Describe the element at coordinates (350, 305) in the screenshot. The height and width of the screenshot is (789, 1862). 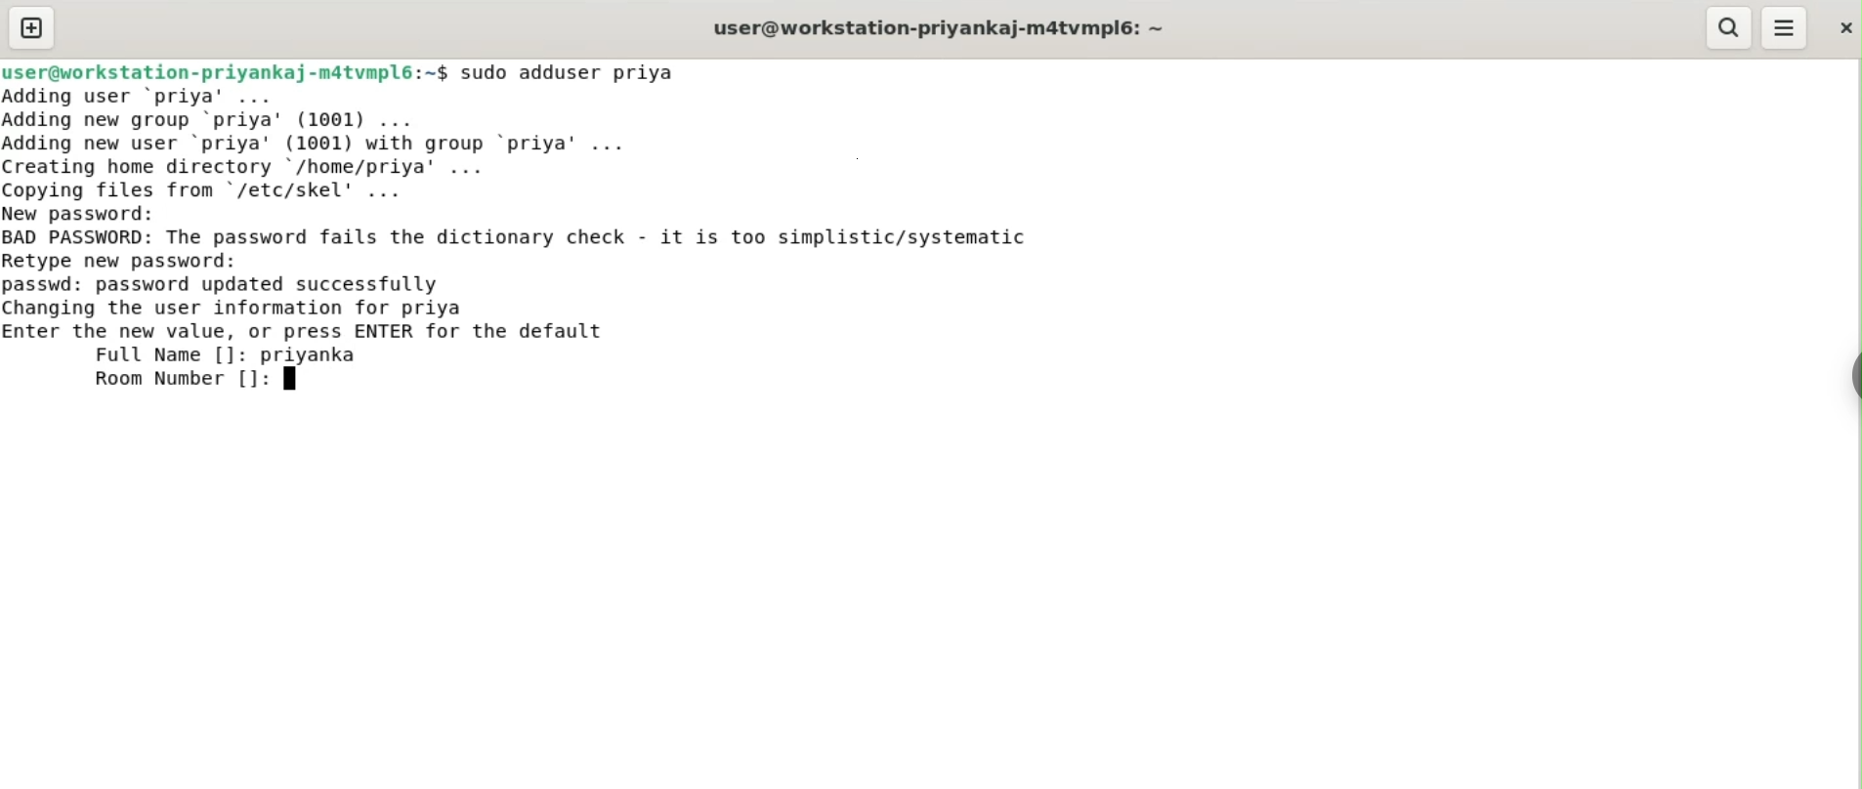
I see `passwd: password updated successfully    changing the user information for priya  enter the new value, or press ENTER for default value` at that location.